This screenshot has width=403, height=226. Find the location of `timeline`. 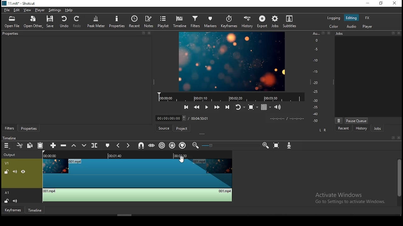

timeline is located at coordinates (181, 22).